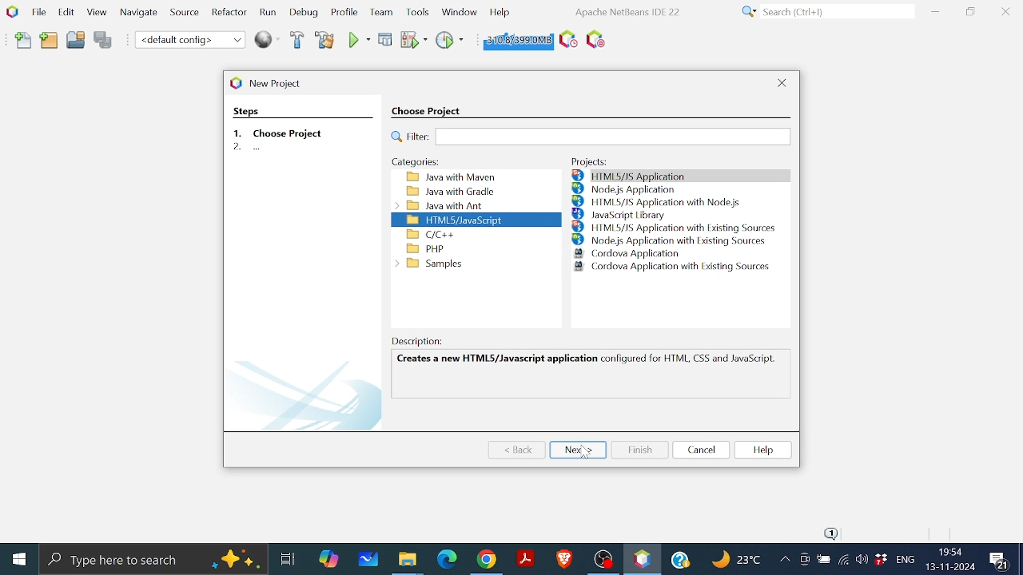  Describe the element at coordinates (500, 11) in the screenshot. I see `Help` at that location.